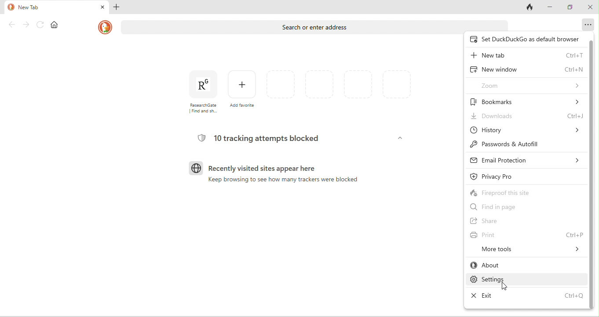  I want to click on about, so click(501, 265).